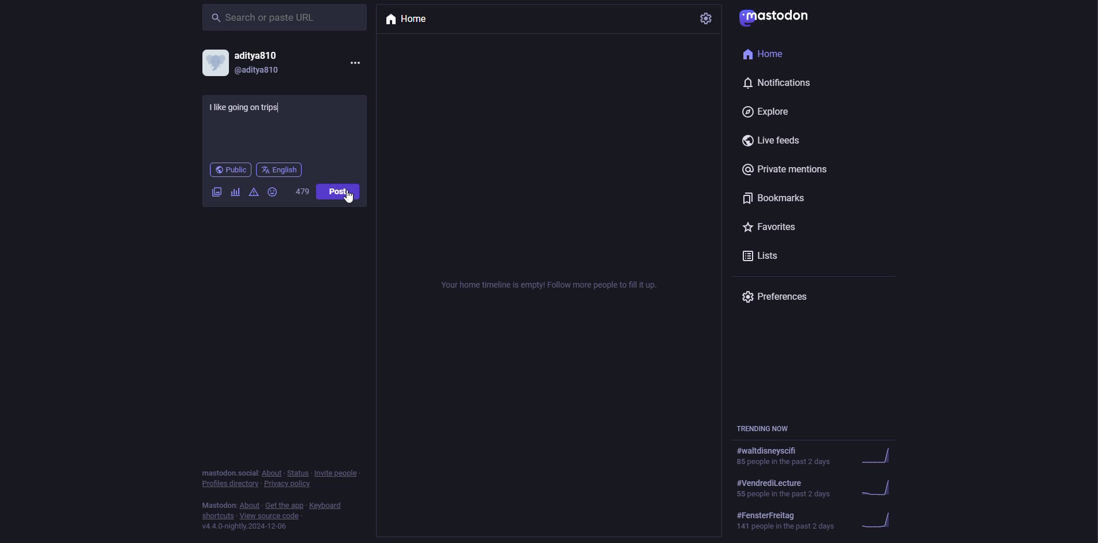 This screenshot has height=543, width=1098. I want to click on bookmarks, so click(775, 199).